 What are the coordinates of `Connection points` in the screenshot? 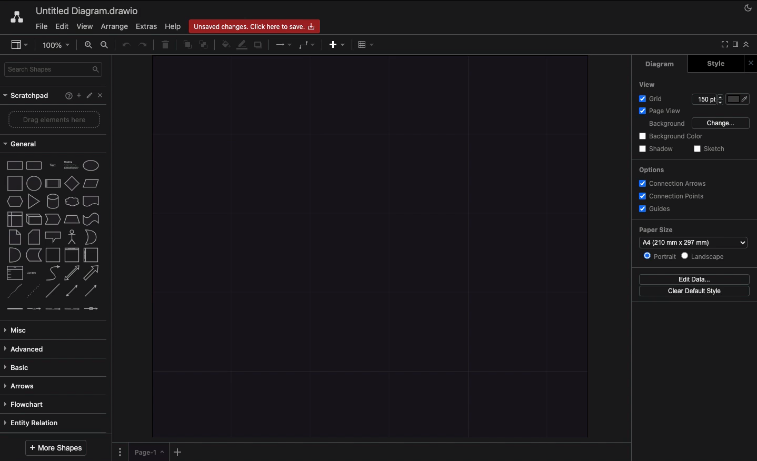 It's located at (674, 196).